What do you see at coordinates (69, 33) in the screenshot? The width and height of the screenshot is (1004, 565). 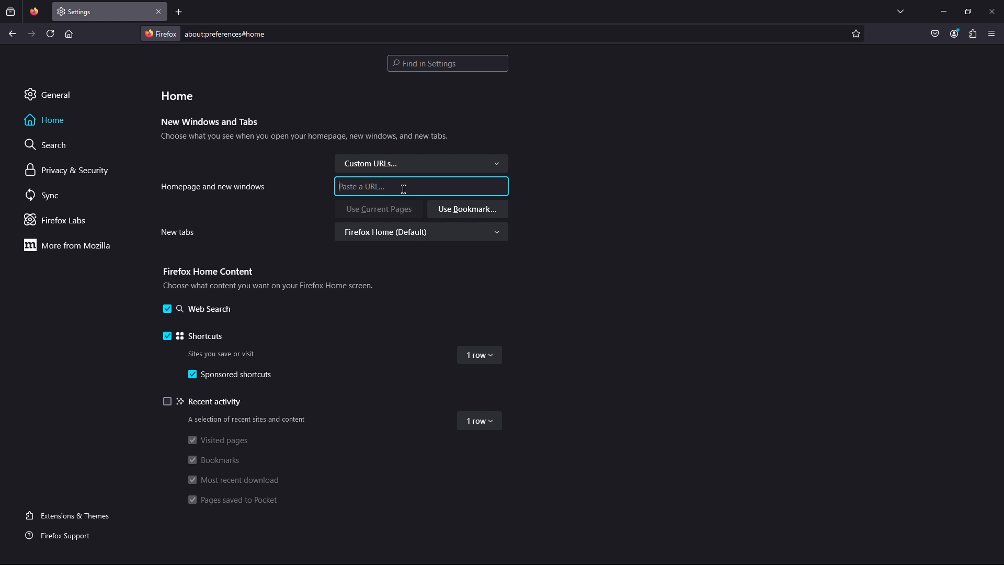 I see `Home page` at bounding box center [69, 33].